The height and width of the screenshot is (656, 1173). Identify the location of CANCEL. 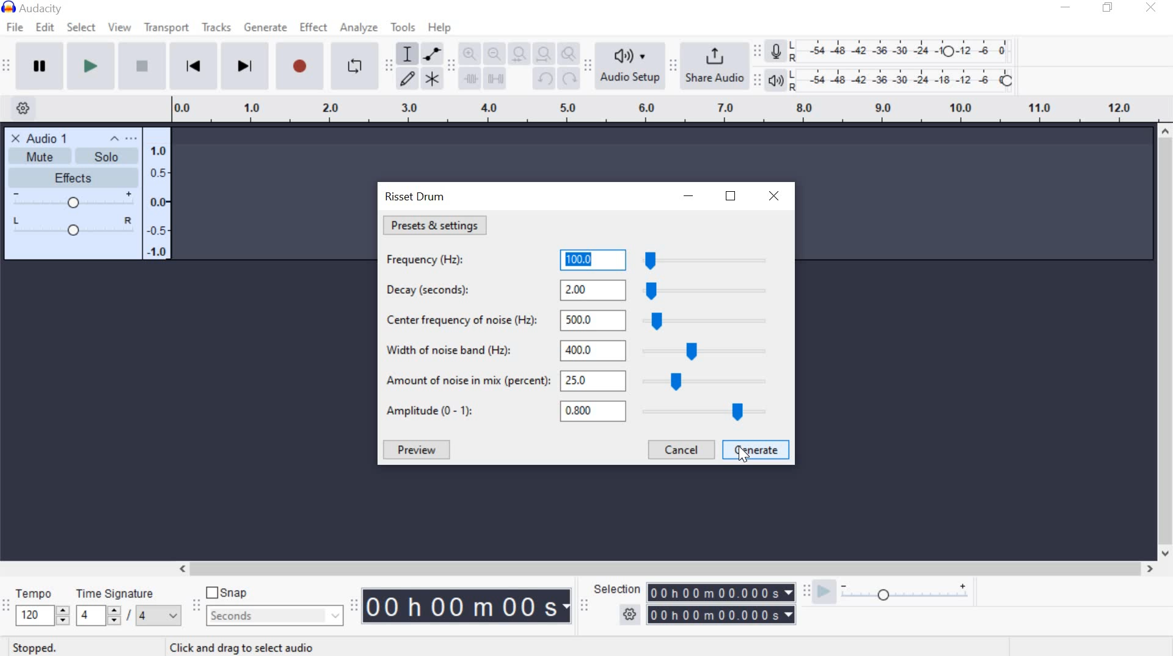
(679, 451).